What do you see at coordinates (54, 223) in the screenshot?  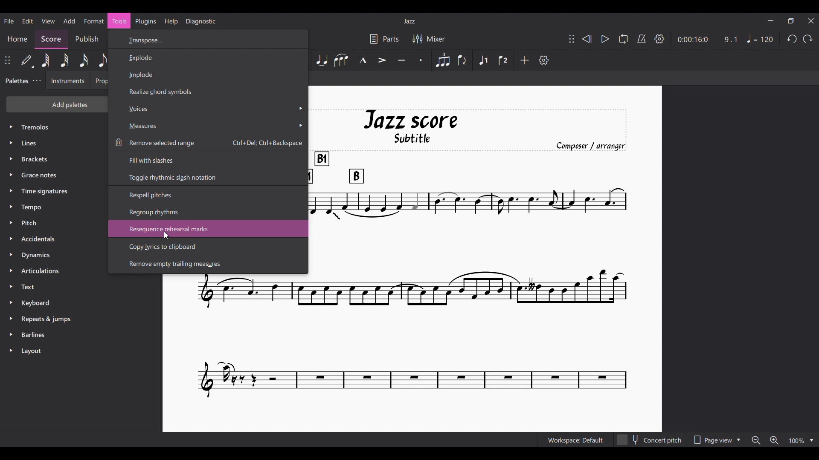 I see `Pitch` at bounding box center [54, 223].